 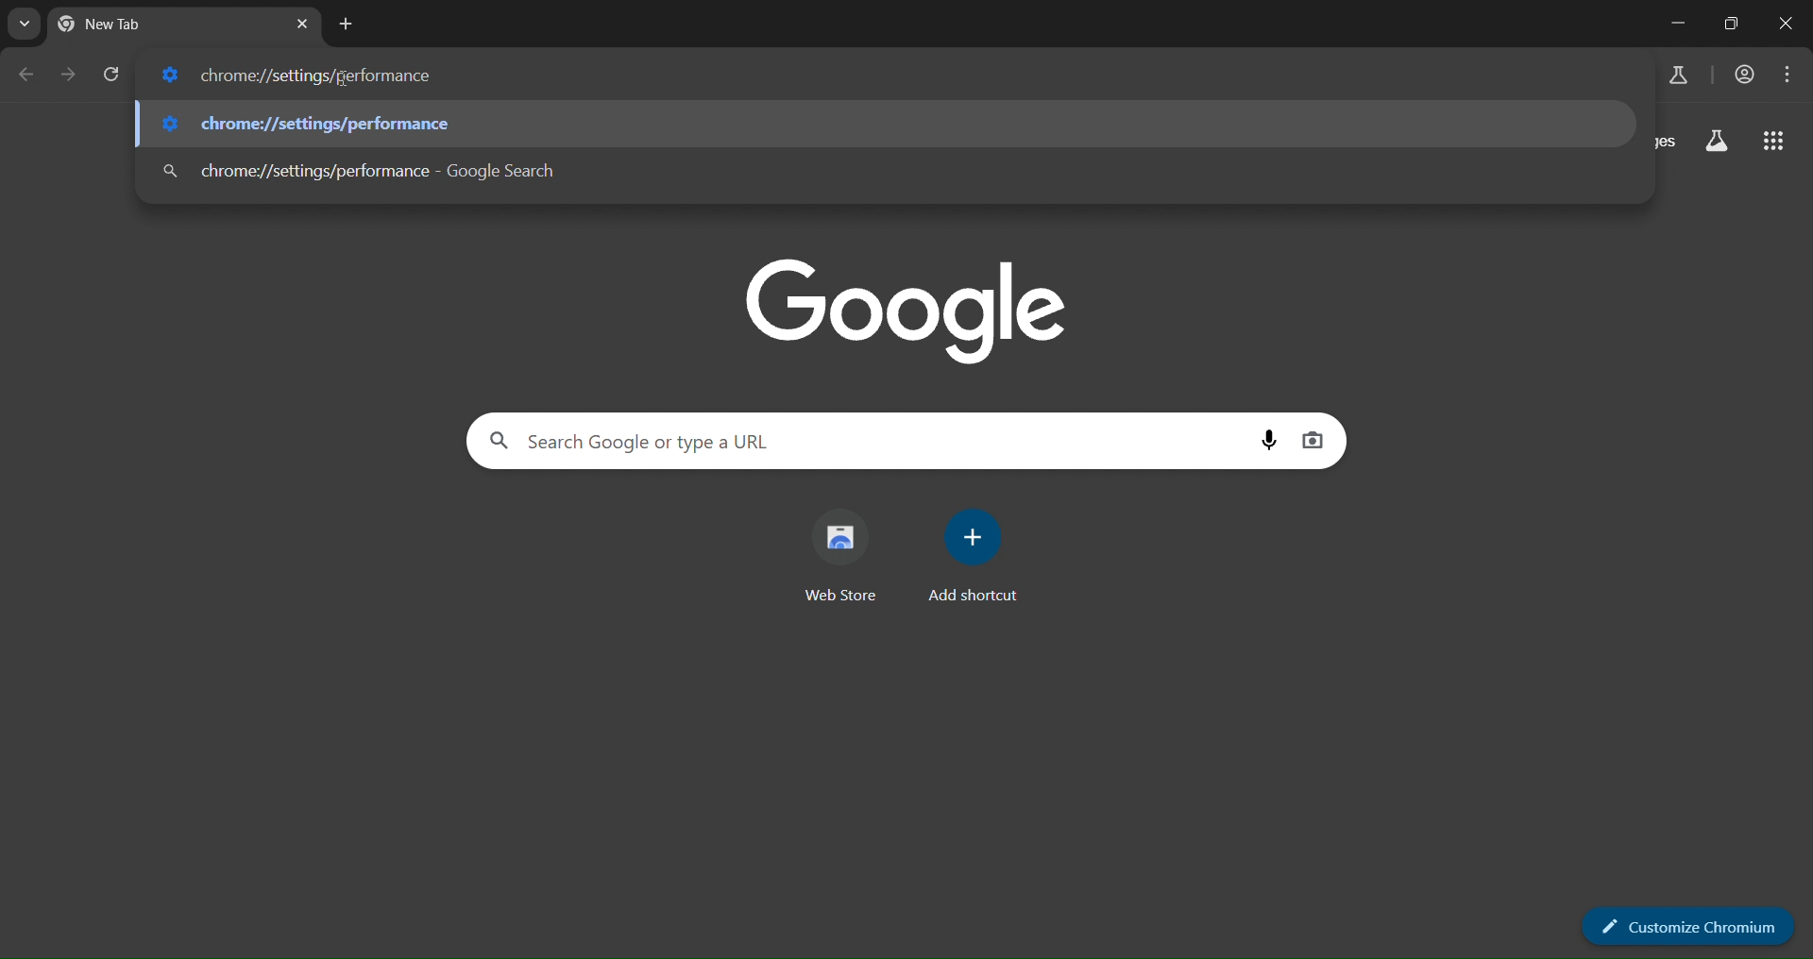 I want to click on Google, so click(x=913, y=311).